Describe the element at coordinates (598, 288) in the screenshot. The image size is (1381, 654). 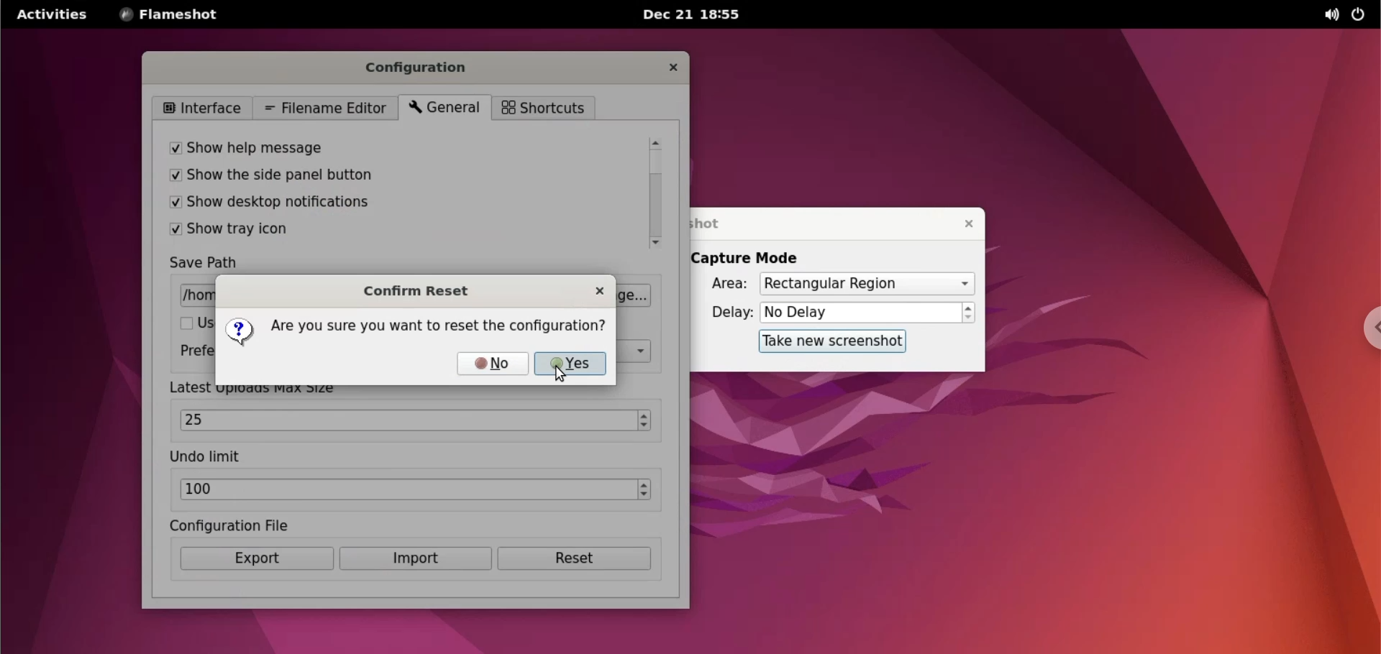
I see `close reset ` at that location.